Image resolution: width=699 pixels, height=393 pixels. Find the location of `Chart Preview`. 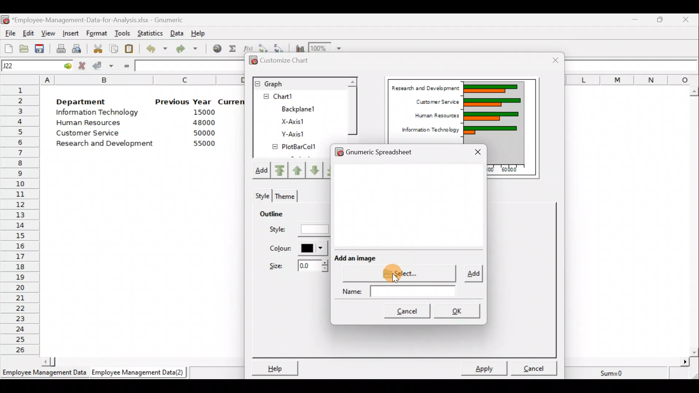

Chart Preview is located at coordinates (493, 107).